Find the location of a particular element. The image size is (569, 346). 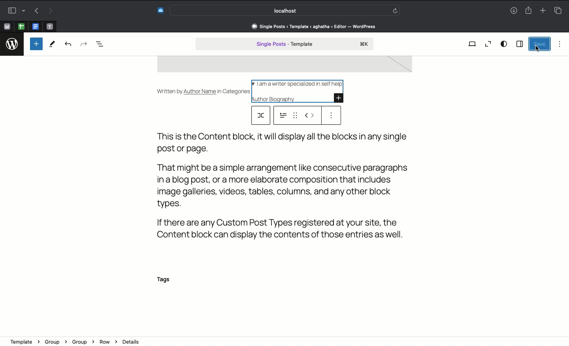

Written by Author Name in Categories is located at coordinates (203, 91).